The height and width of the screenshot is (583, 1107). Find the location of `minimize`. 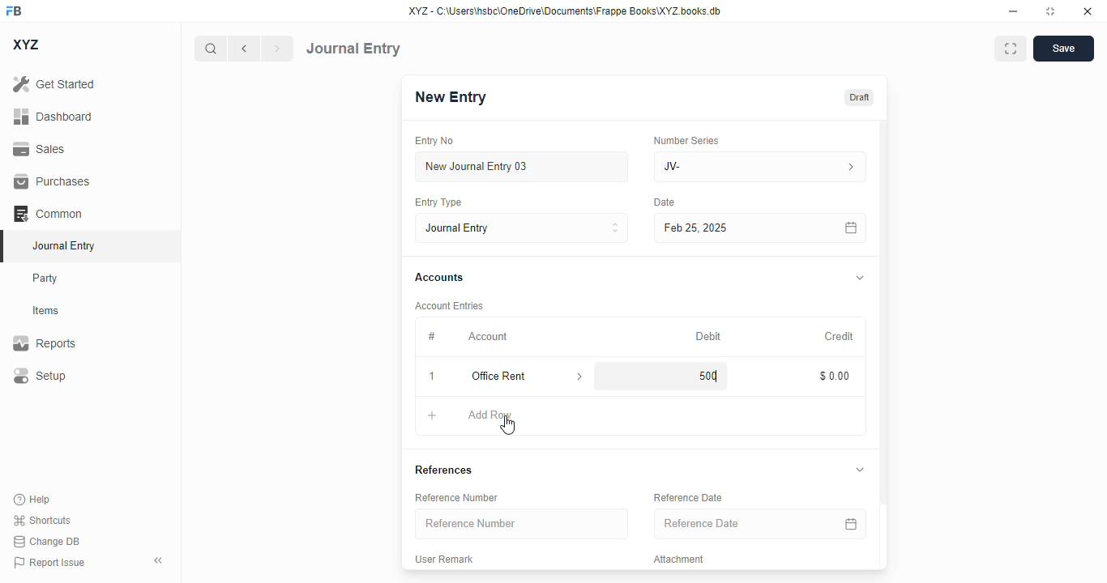

minimize is located at coordinates (1014, 11).